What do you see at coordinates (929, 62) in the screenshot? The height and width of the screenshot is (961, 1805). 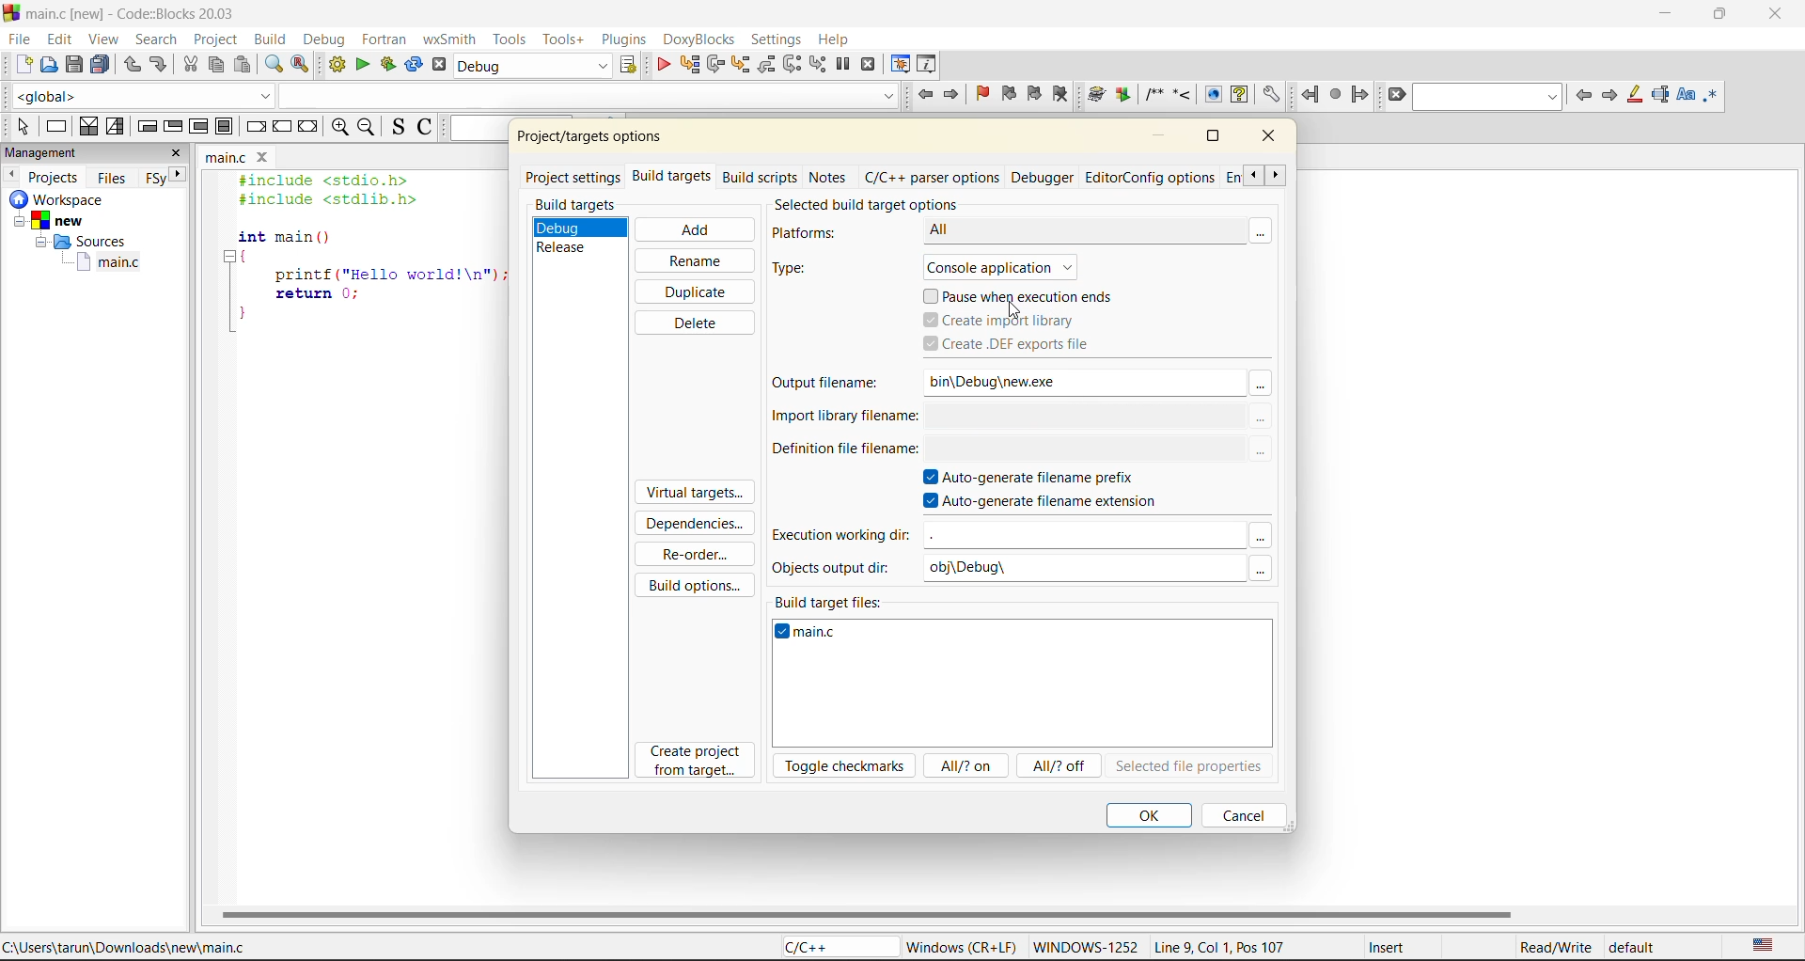 I see `various info` at bounding box center [929, 62].